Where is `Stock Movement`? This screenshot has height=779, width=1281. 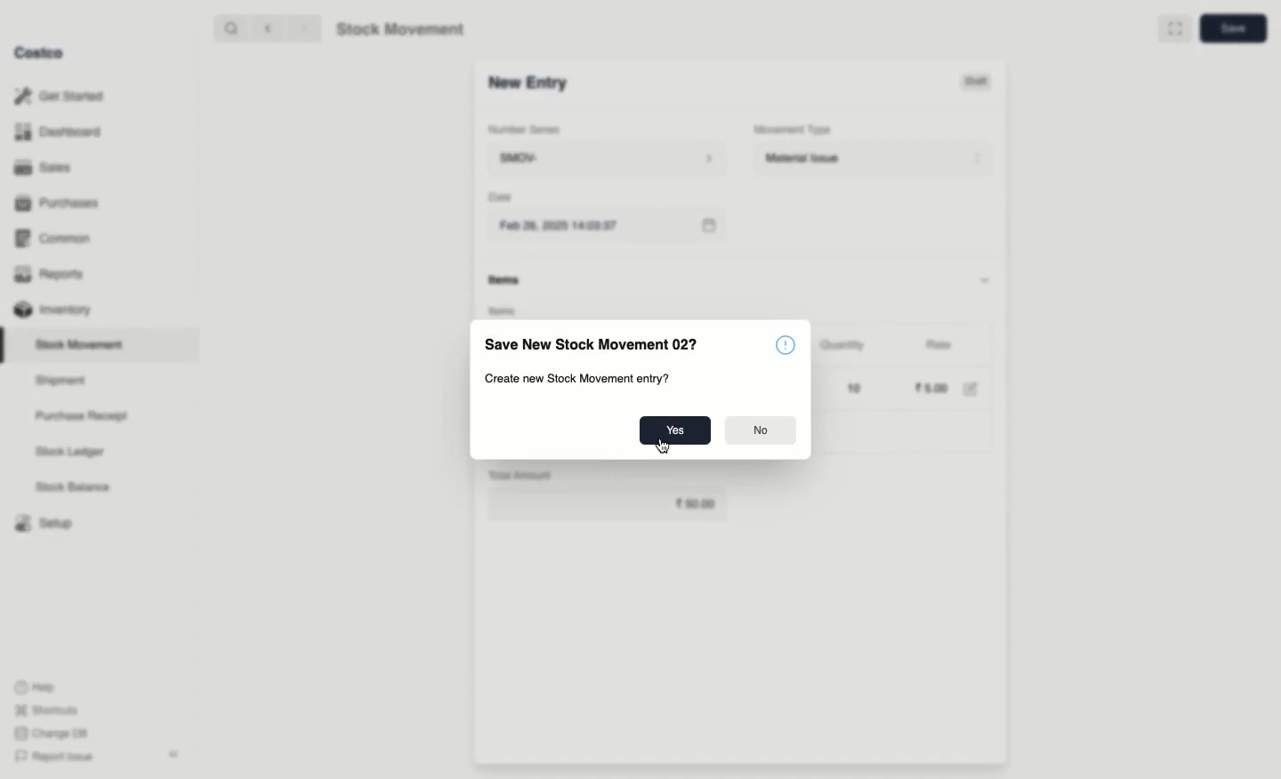 Stock Movement is located at coordinates (397, 29).